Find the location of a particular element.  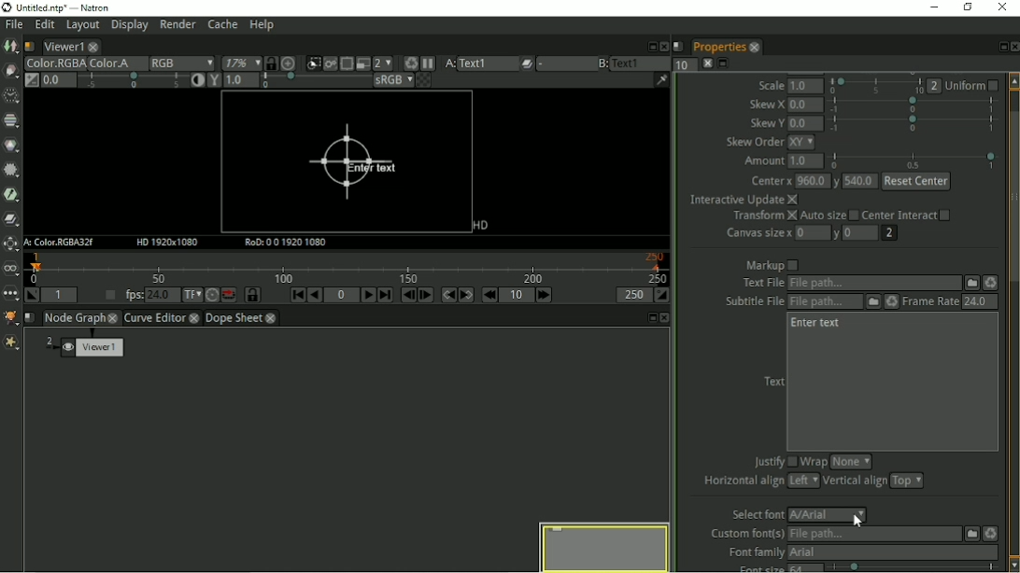

Synchronize viewers is located at coordinates (270, 62).